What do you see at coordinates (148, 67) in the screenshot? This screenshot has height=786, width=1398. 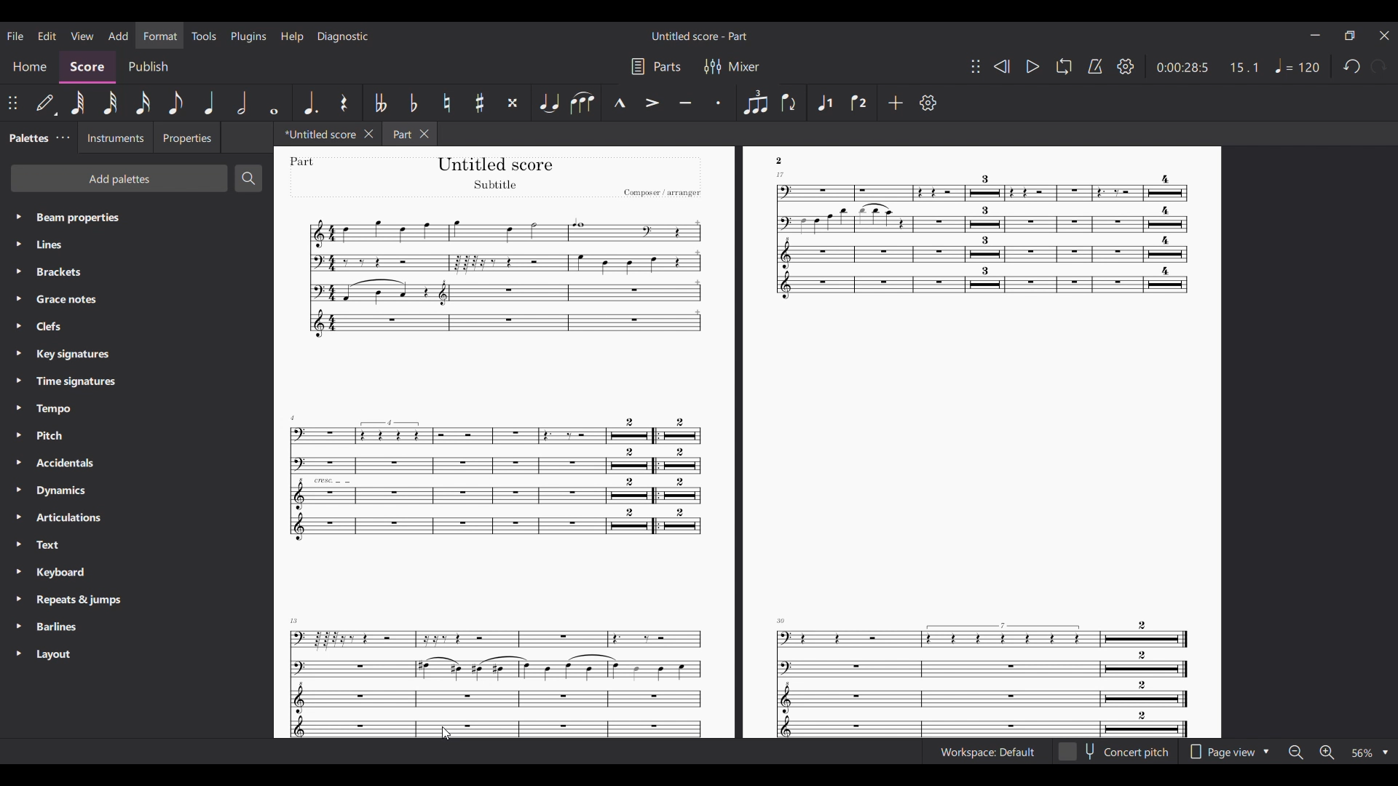 I see `Publish section` at bounding box center [148, 67].